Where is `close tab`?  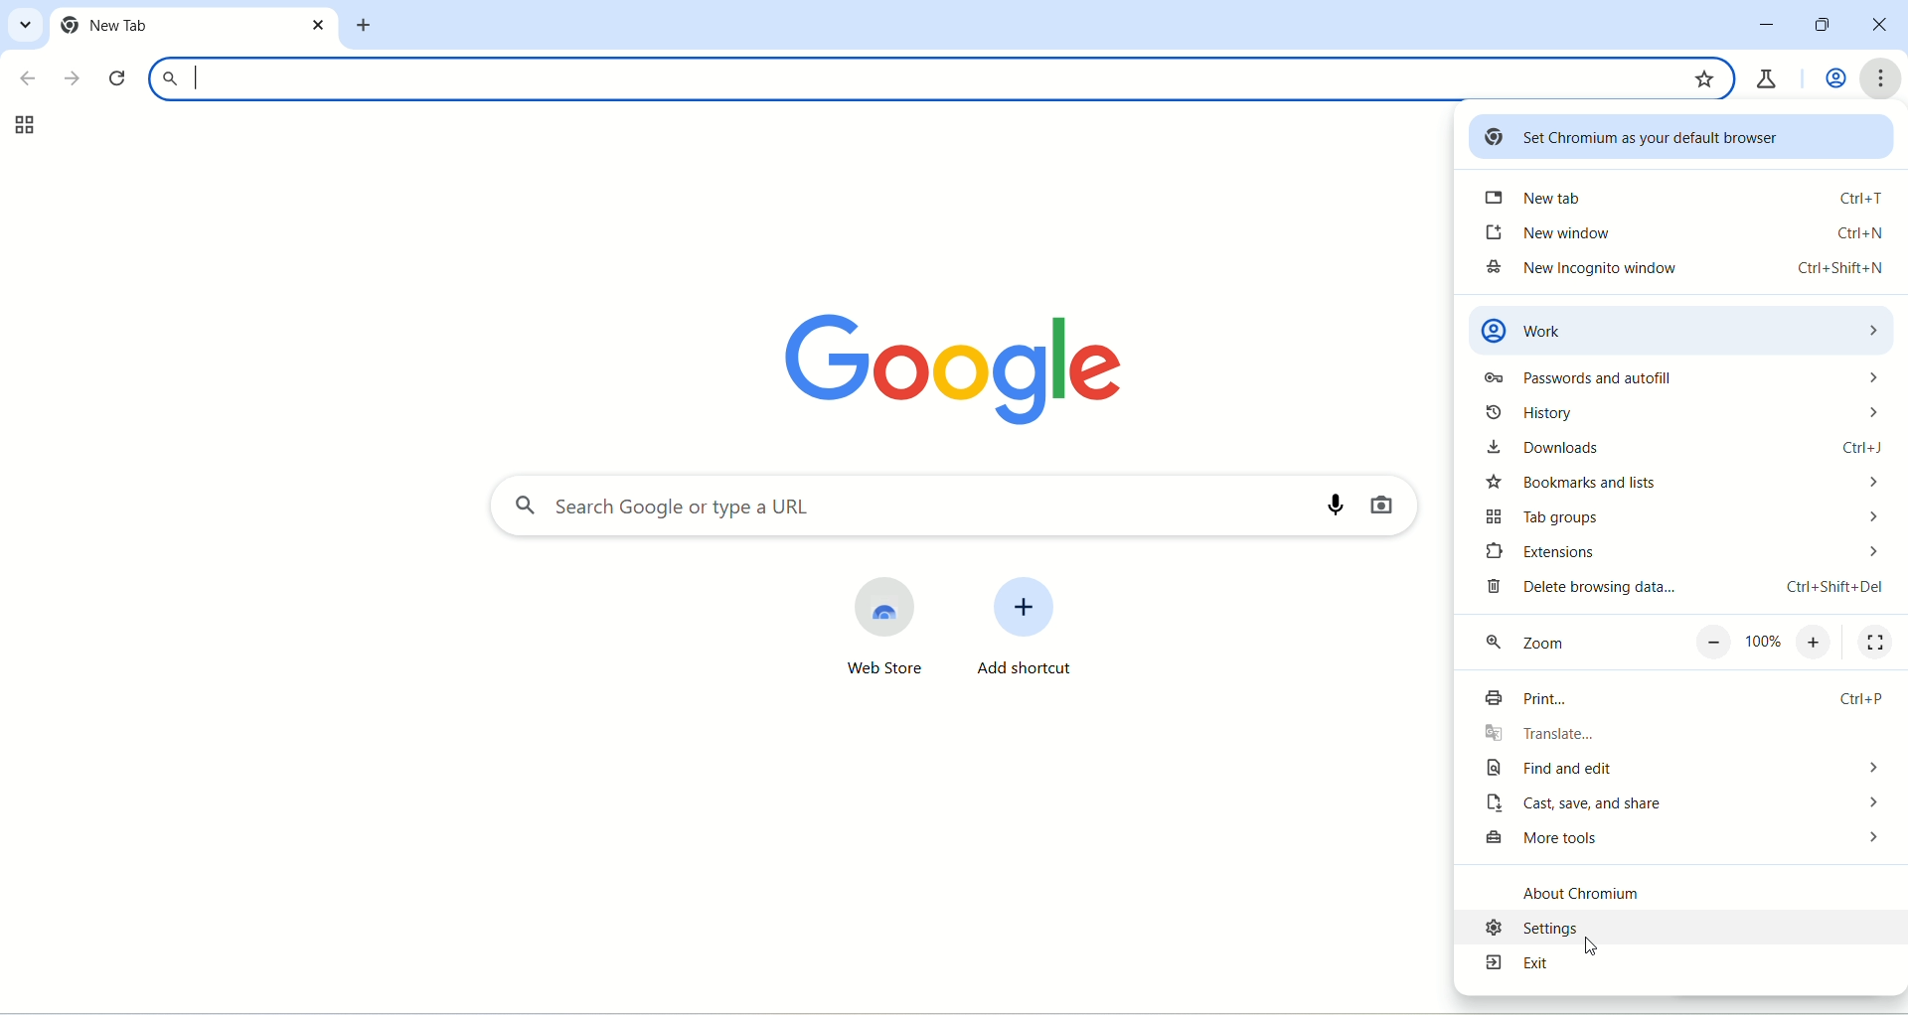
close tab is located at coordinates (319, 25).